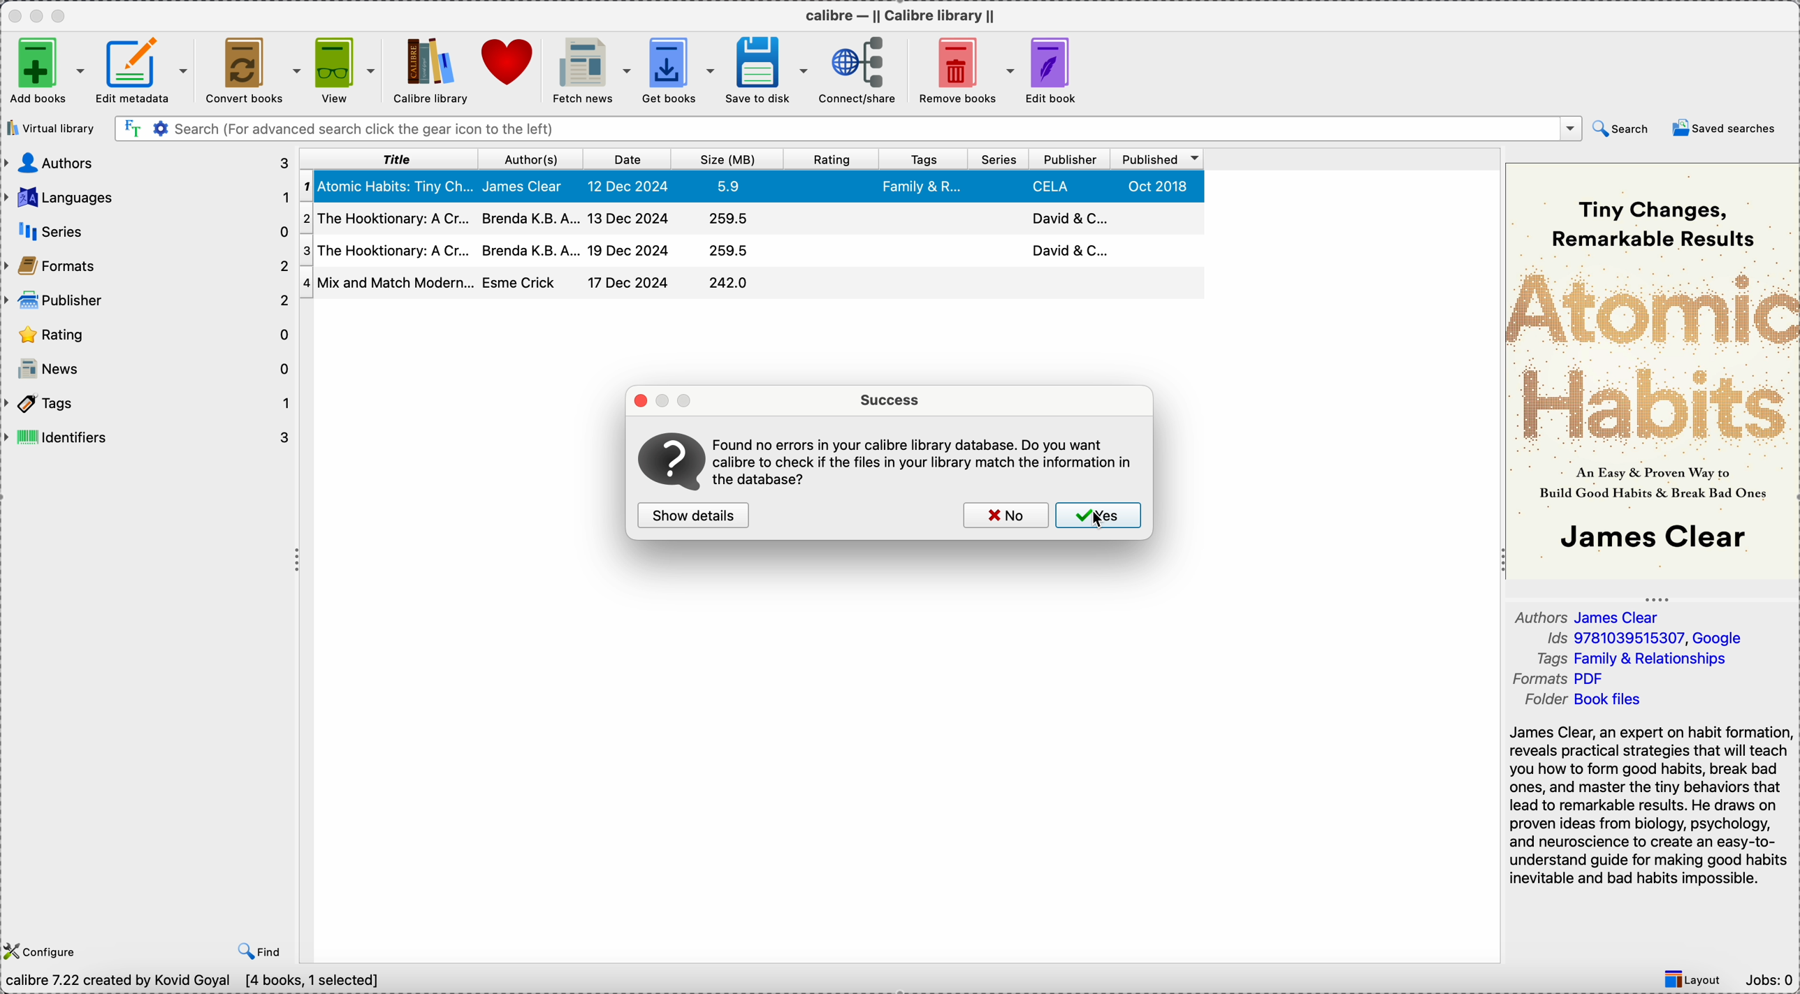 Image resolution: width=1800 pixels, height=994 pixels. What do you see at coordinates (1656, 597) in the screenshot?
I see `hide` at bounding box center [1656, 597].